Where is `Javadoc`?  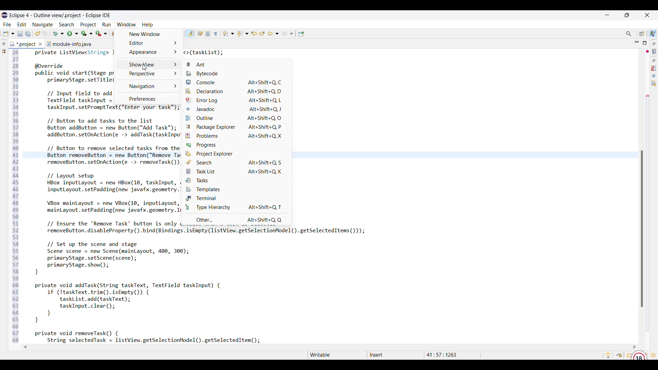 Javadoc is located at coordinates (654, 76).